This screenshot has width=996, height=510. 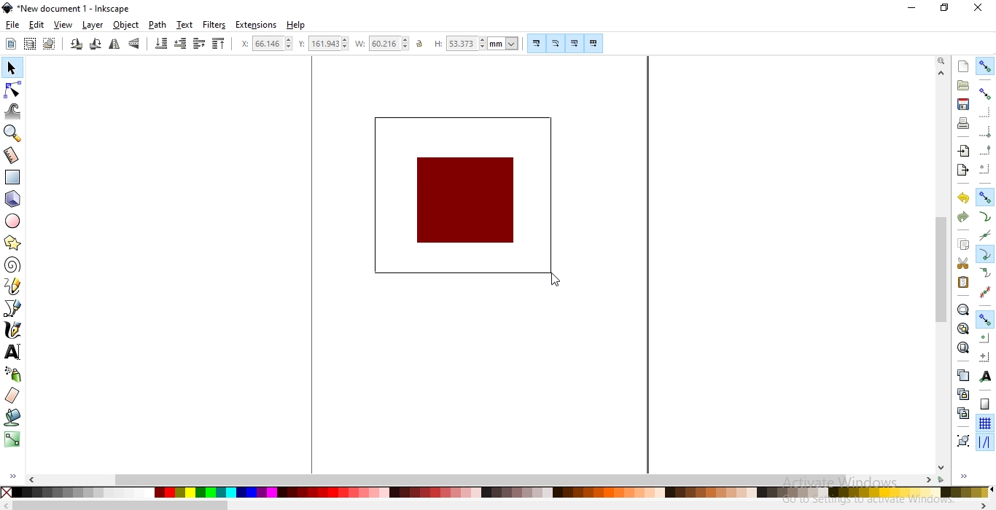 What do you see at coordinates (464, 44) in the screenshot?
I see `53.373` at bounding box center [464, 44].